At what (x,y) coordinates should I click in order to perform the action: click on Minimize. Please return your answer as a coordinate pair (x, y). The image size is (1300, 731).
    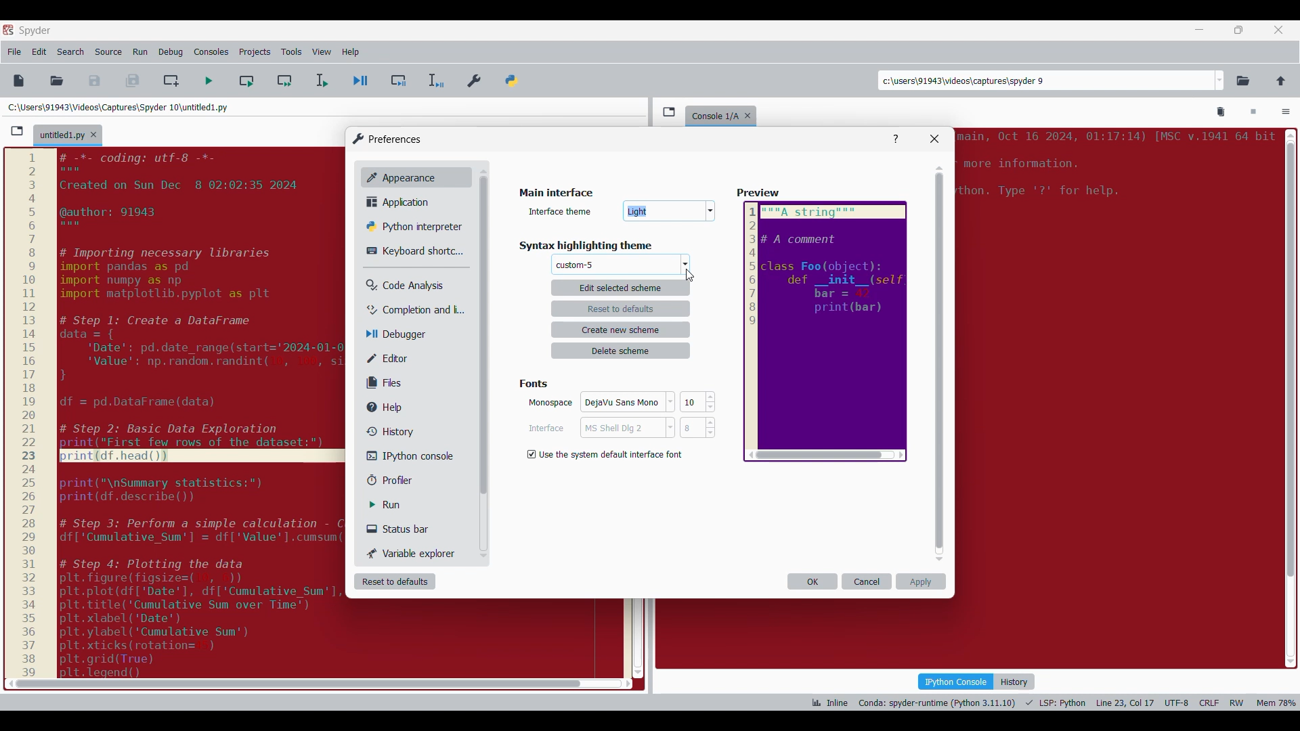
    Looking at the image, I should click on (1200, 30).